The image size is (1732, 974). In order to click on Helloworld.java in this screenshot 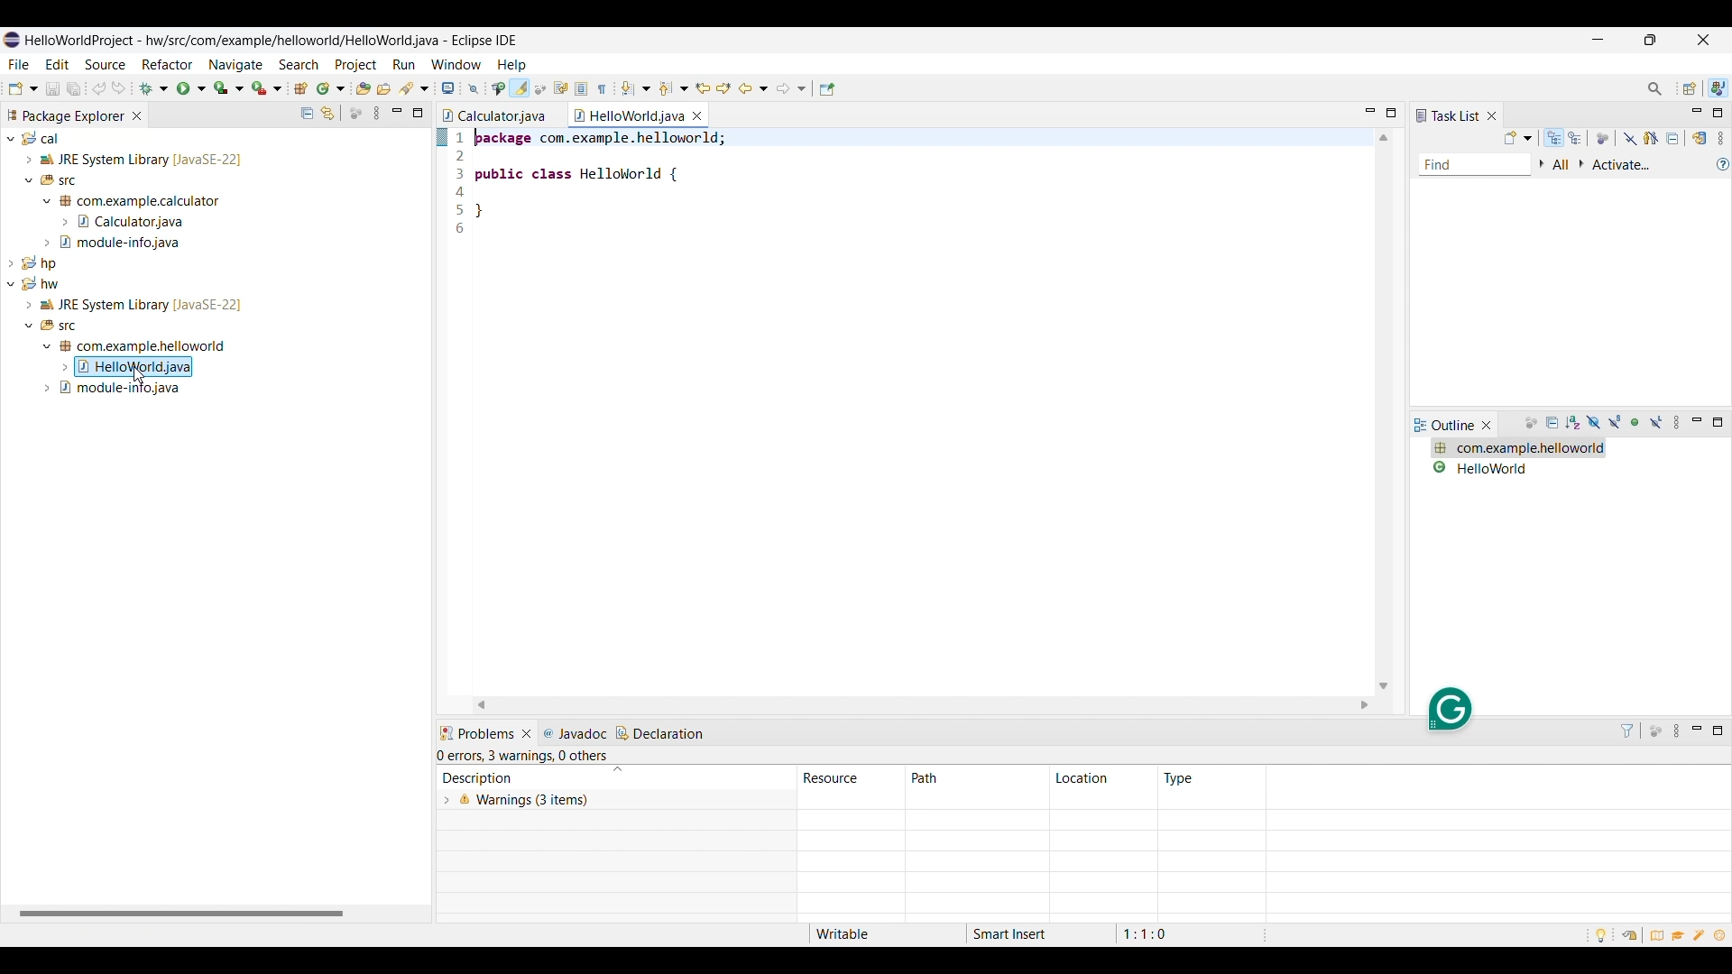, I will do `click(630, 115)`.